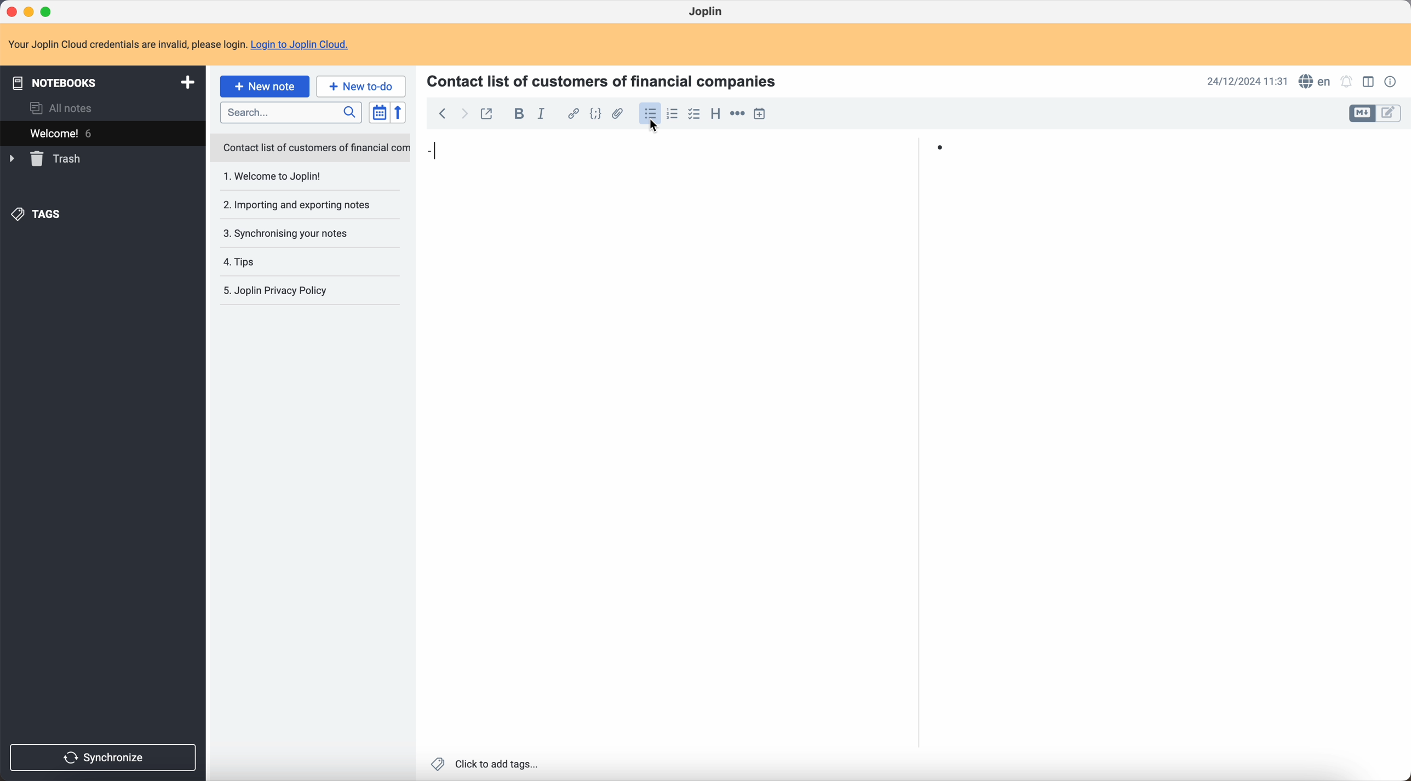 Image resolution: width=1411 pixels, height=781 pixels. What do you see at coordinates (686, 151) in the screenshot?
I see `bullet point` at bounding box center [686, 151].